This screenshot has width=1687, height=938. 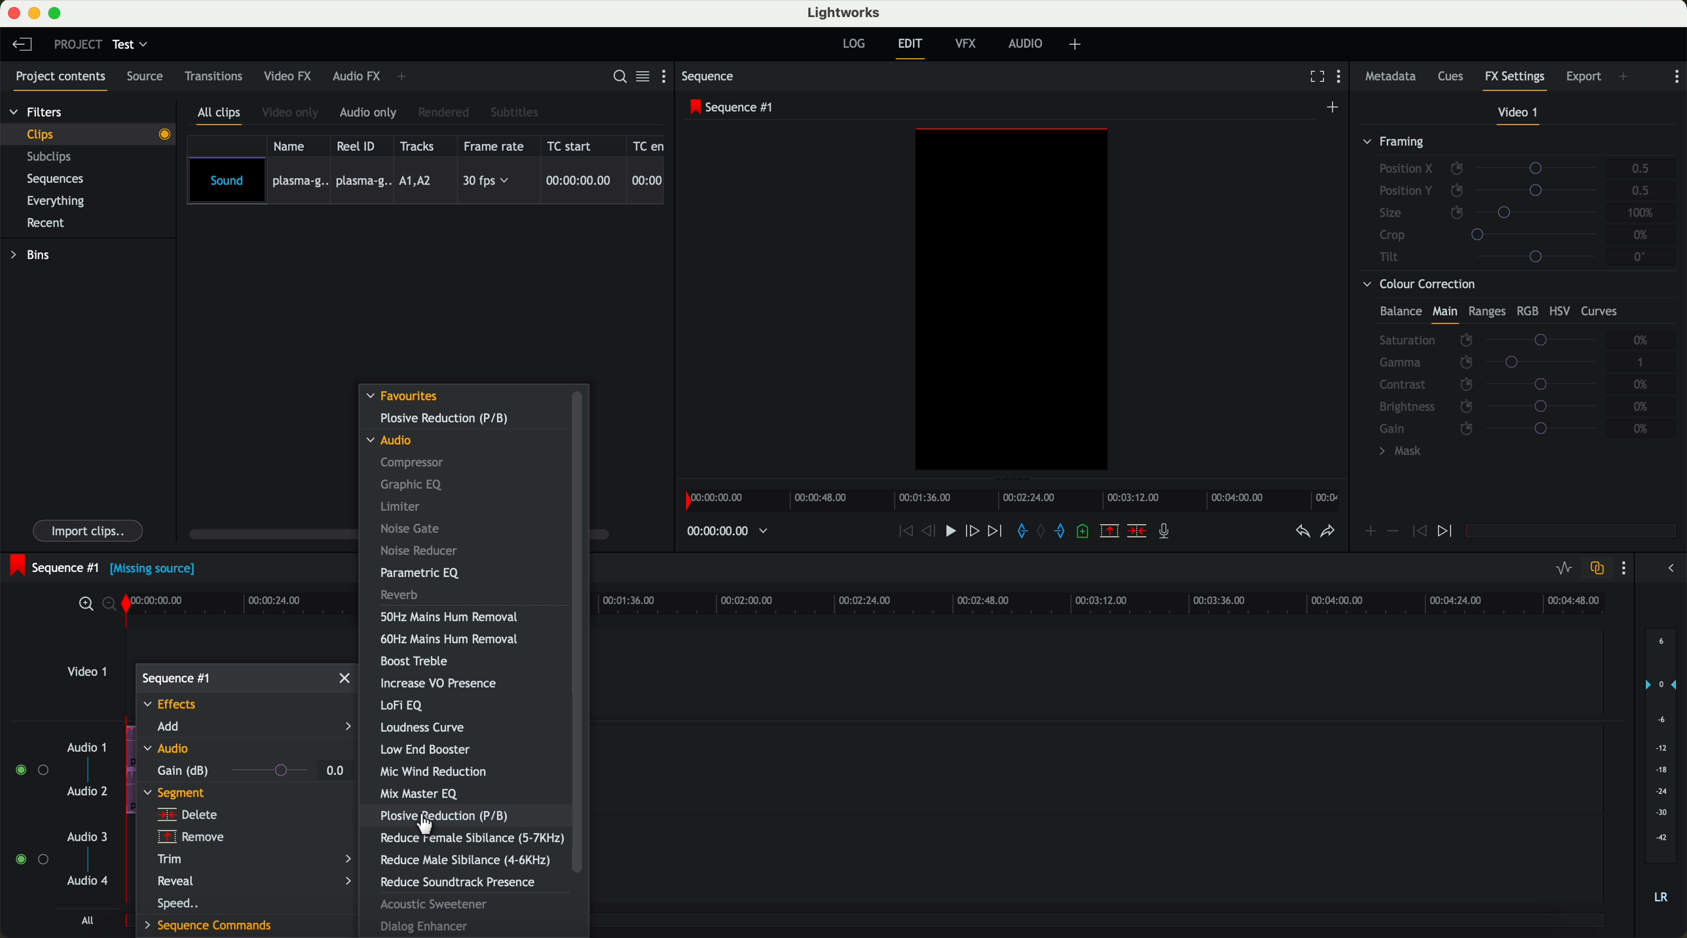 I want to click on nudge one frame foward, so click(x=974, y=531).